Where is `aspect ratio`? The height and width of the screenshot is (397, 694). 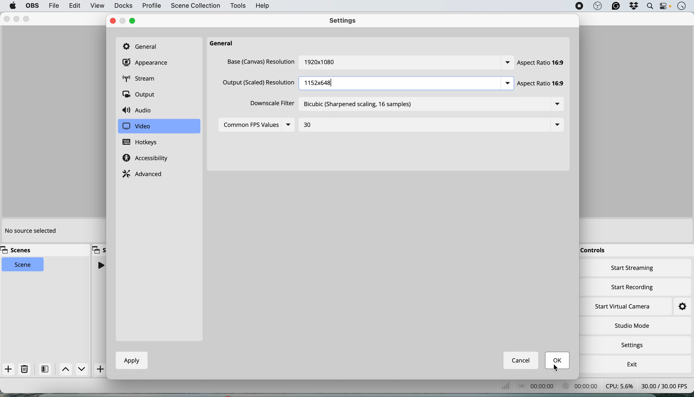
aspect ratio is located at coordinates (541, 63).